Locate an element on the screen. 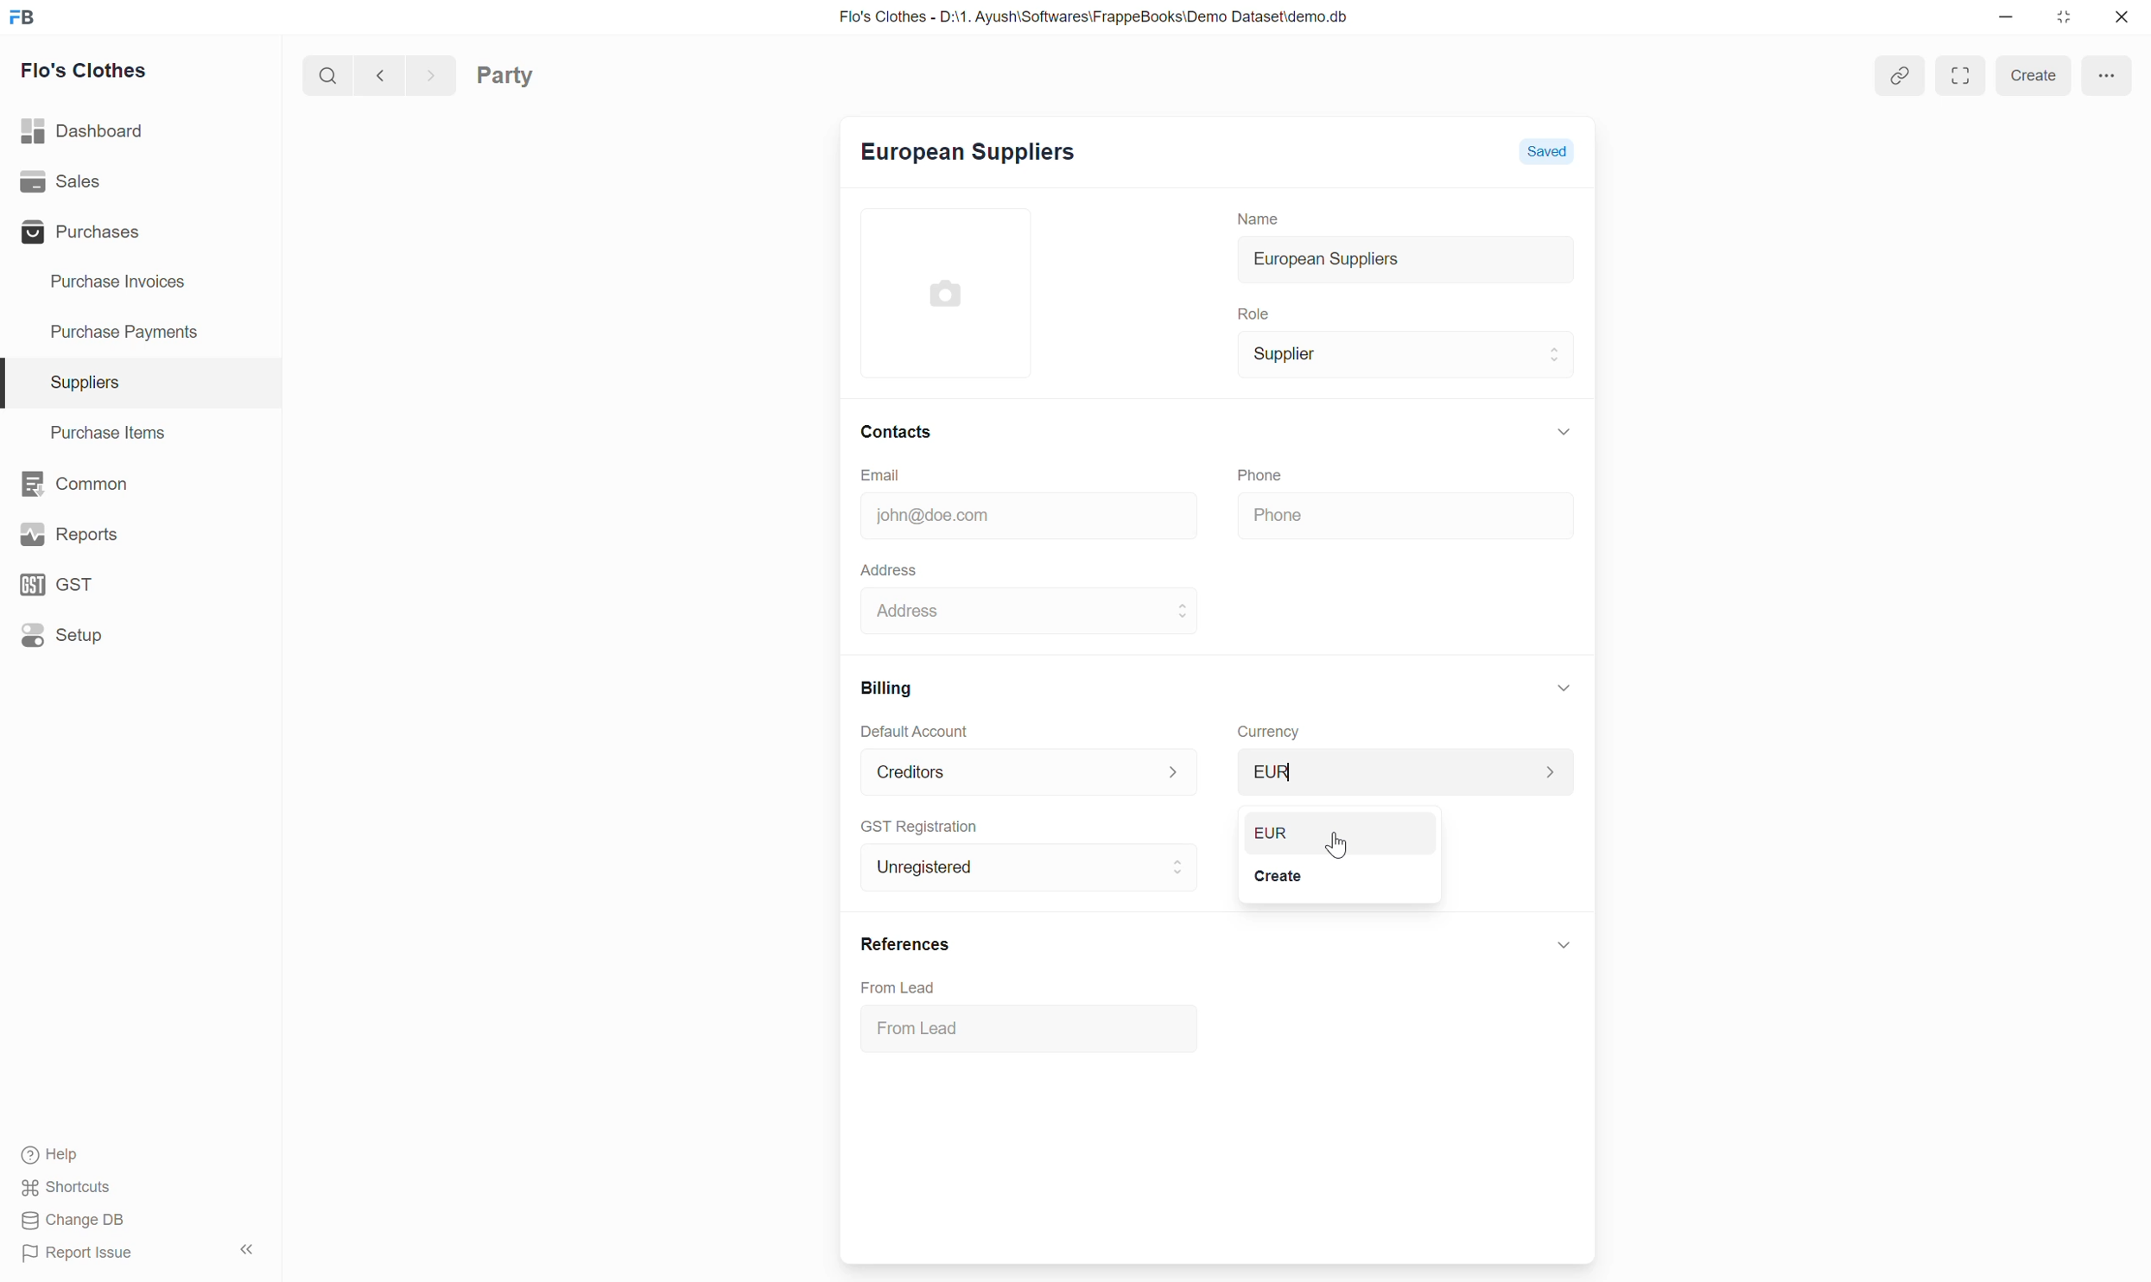 Image resolution: width=2151 pixels, height=1282 pixels. Billing is located at coordinates (879, 686).